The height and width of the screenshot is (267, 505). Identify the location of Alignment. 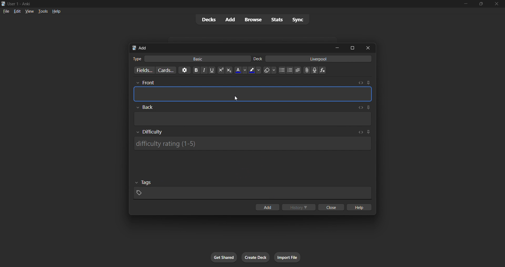
(298, 70).